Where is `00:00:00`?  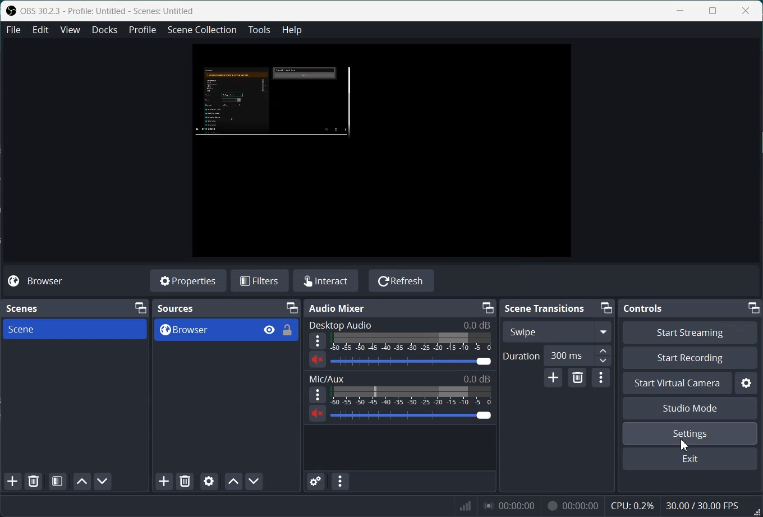
00:00:00 is located at coordinates (509, 505).